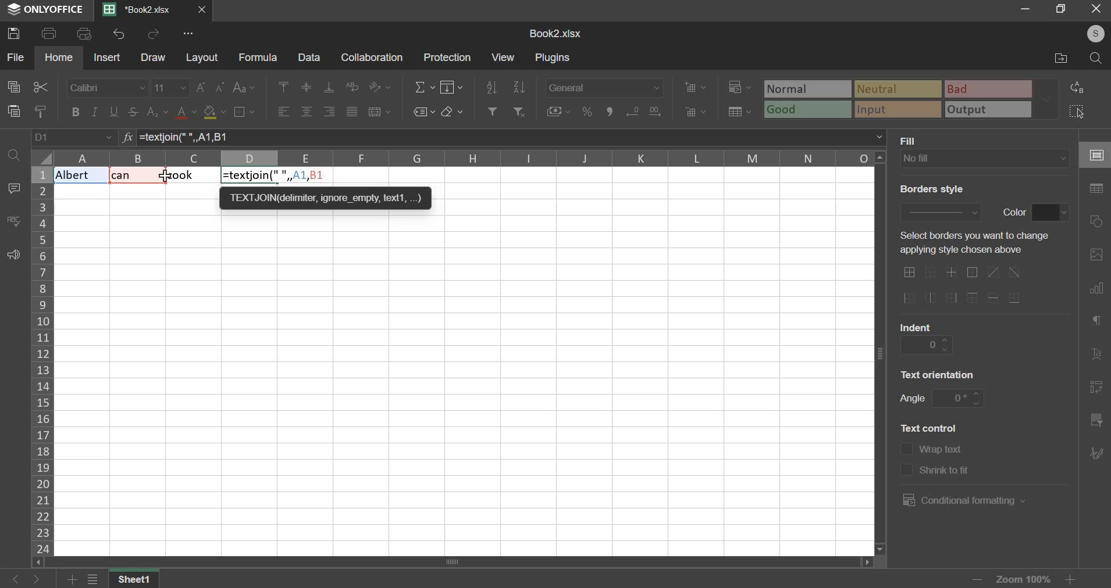 This screenshot has height=588, width=1111. Describe the element at coordinates (284, 87) in the screenshot. I see `align top` at that location.